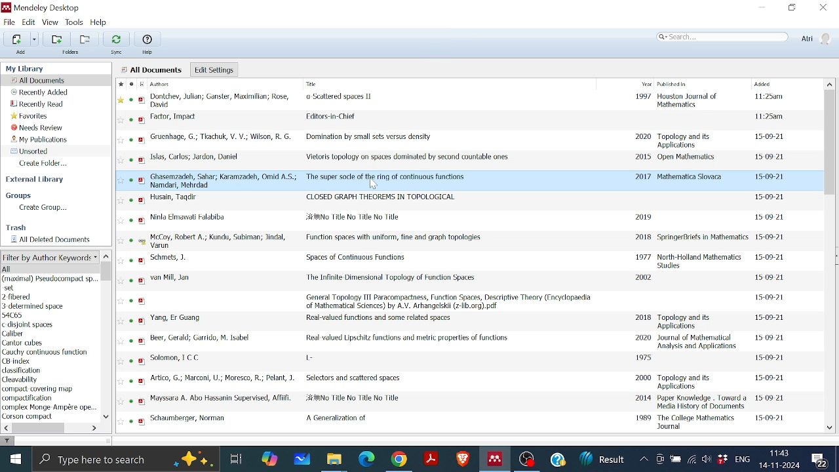 This screenshot has height=472, width=839. I want to click on Help, so click(557, 460).